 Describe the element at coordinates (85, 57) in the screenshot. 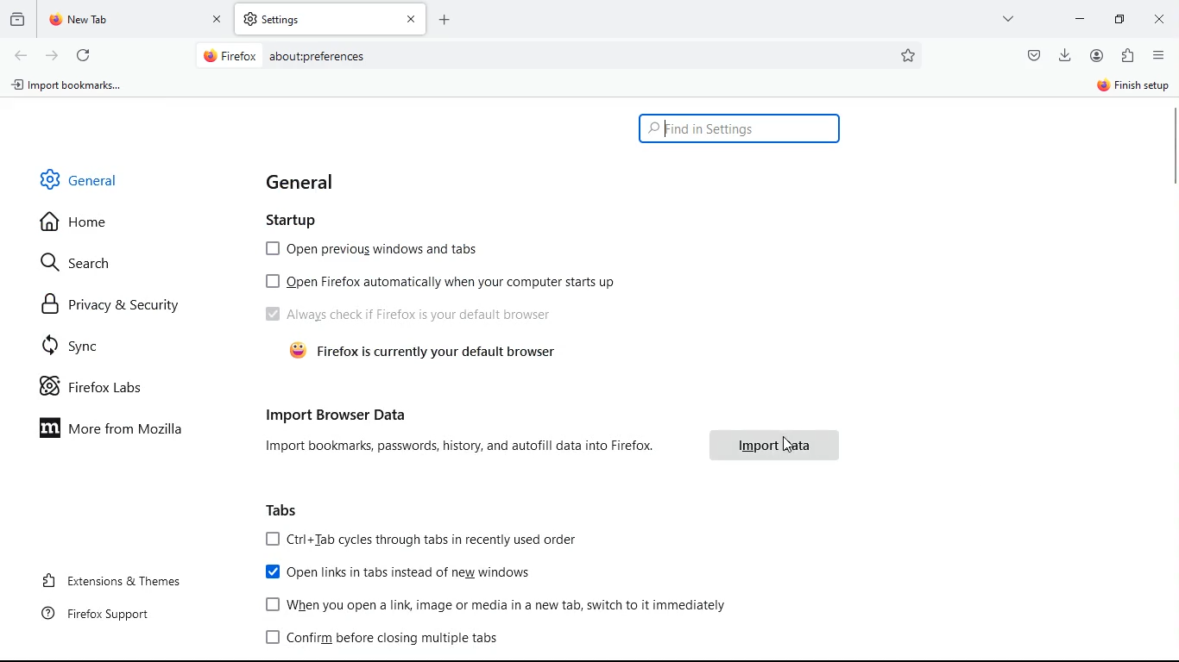

I see `refresh` at that location.